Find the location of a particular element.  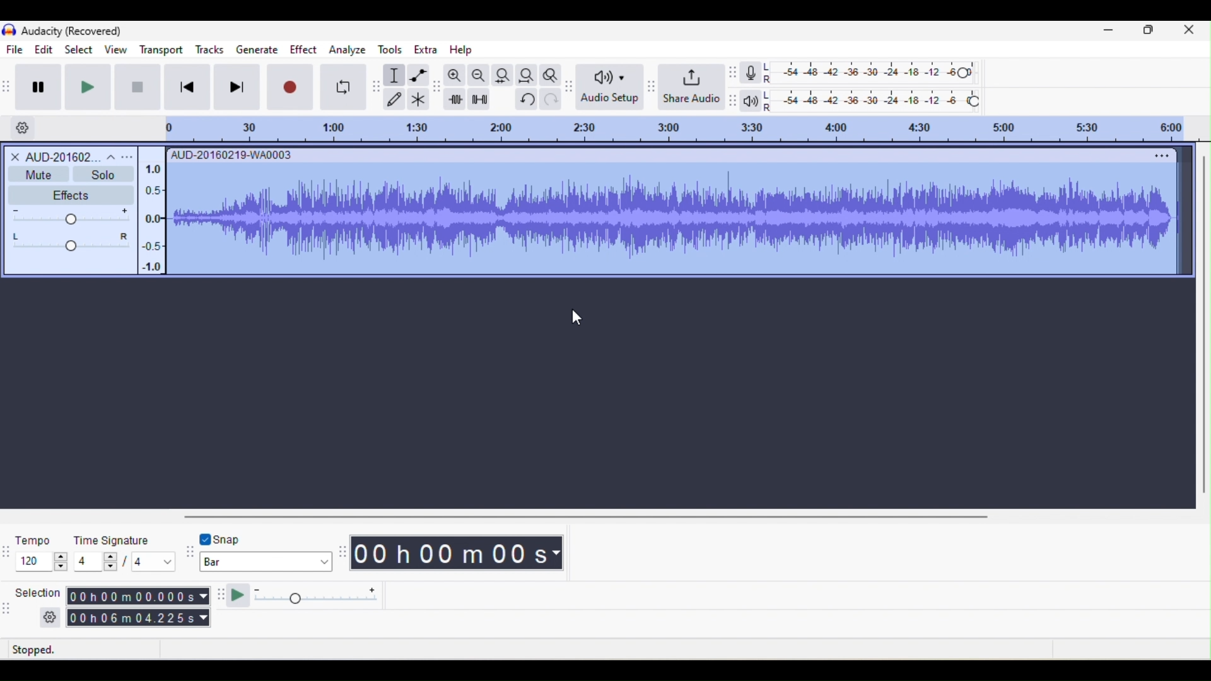

stopped is located at coordinates (50, 648).